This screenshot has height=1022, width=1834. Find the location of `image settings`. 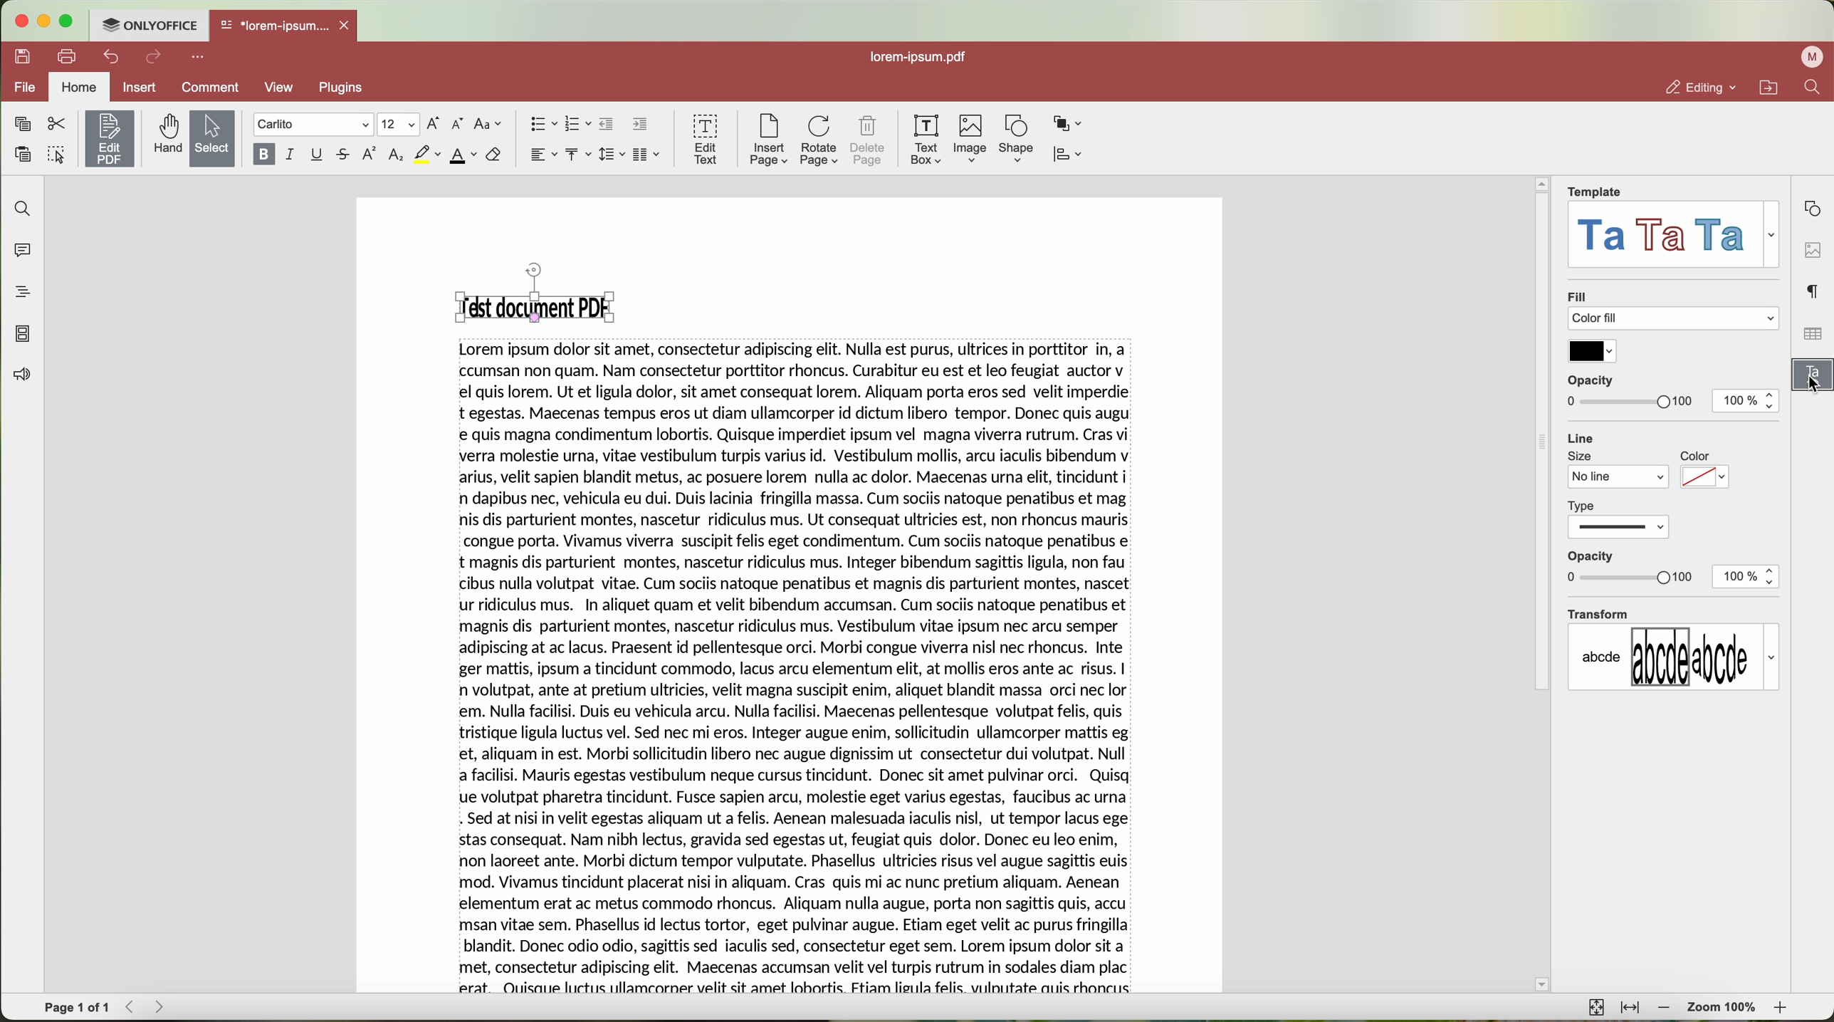

image settings is located at coordinates (1812, 249).